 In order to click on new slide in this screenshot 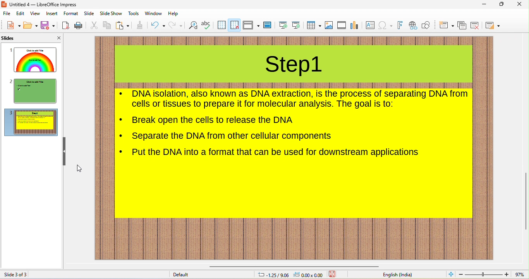, I will do `click(446, 25)`.